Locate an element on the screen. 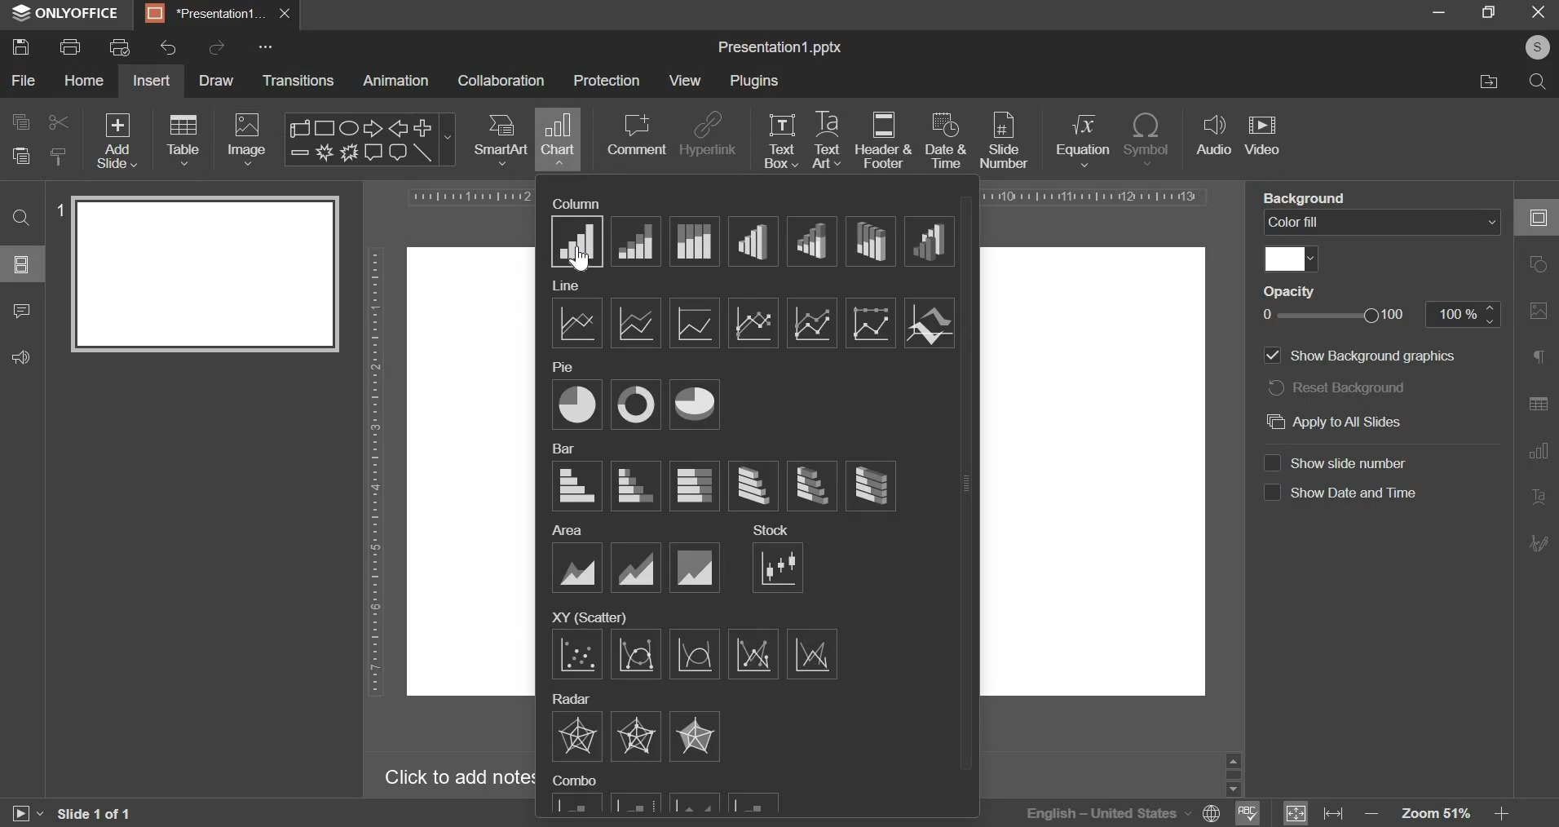 This screenshot has width=1559, height=827. radar is located at coordinates (569, 696).